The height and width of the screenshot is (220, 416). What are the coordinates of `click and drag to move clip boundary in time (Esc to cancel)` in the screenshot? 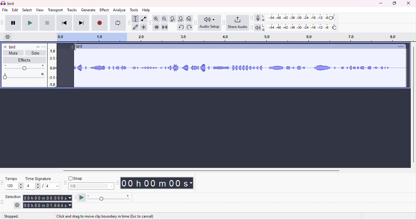 It's located at (107, 216).